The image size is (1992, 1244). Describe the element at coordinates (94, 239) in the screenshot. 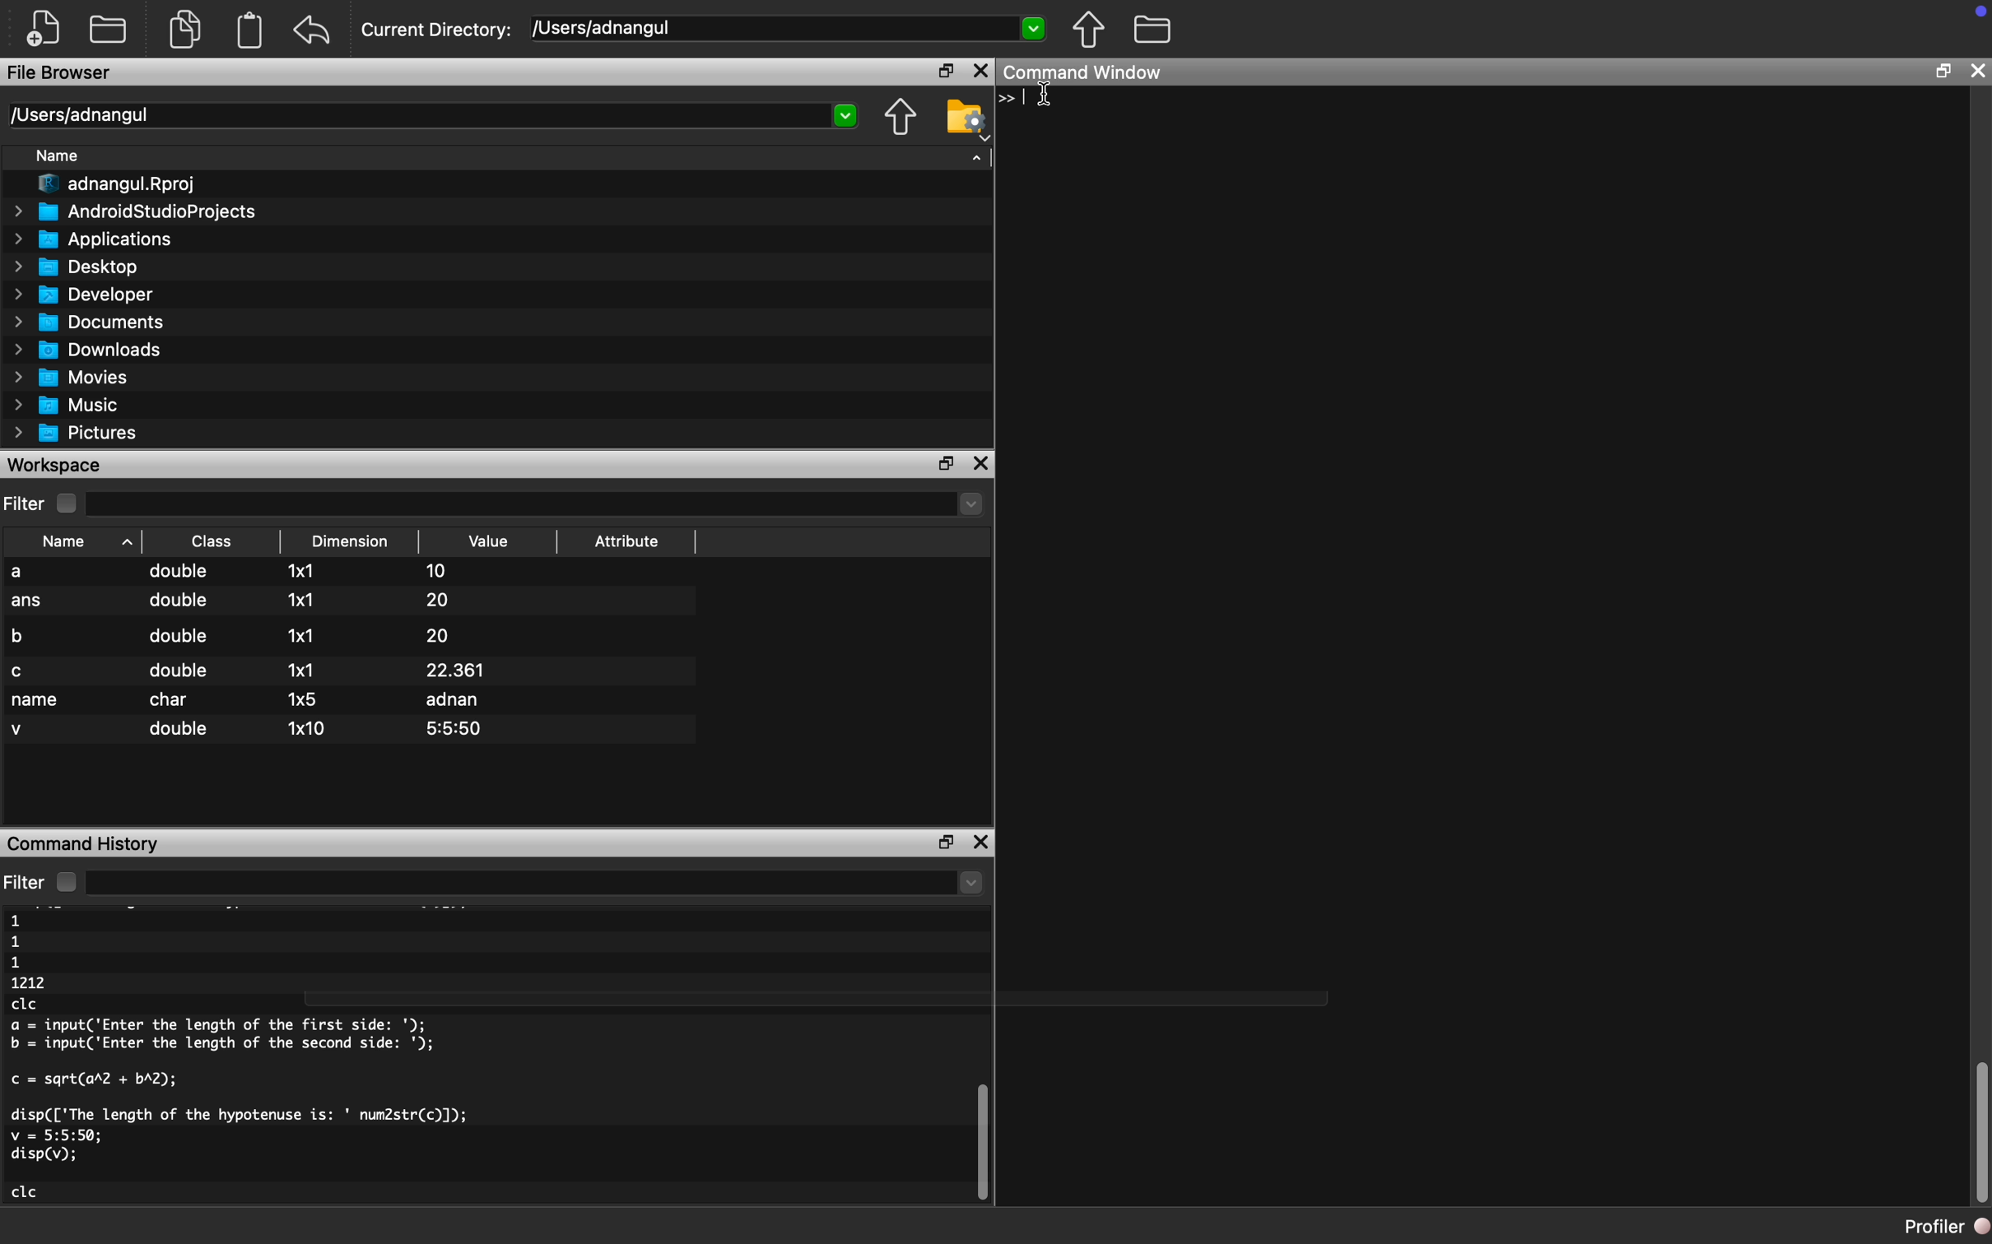

I see `Applications` at that location.